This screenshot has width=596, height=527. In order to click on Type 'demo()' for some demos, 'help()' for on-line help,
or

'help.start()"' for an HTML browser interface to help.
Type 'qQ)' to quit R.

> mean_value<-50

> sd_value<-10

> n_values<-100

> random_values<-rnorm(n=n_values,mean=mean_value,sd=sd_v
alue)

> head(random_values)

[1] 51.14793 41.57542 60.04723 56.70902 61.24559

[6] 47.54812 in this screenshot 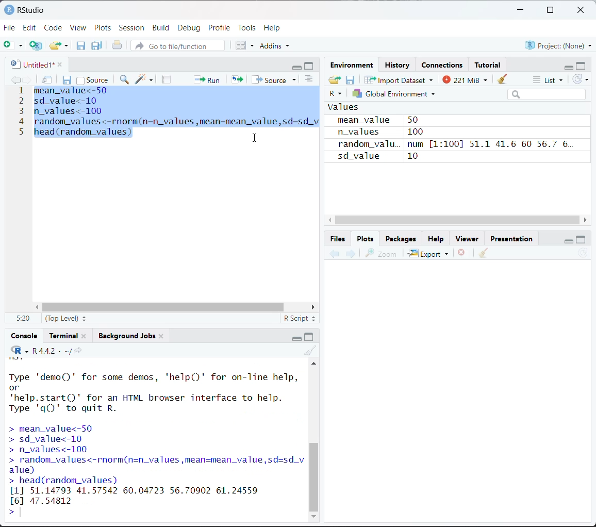, I will do `click(157, 438)`.